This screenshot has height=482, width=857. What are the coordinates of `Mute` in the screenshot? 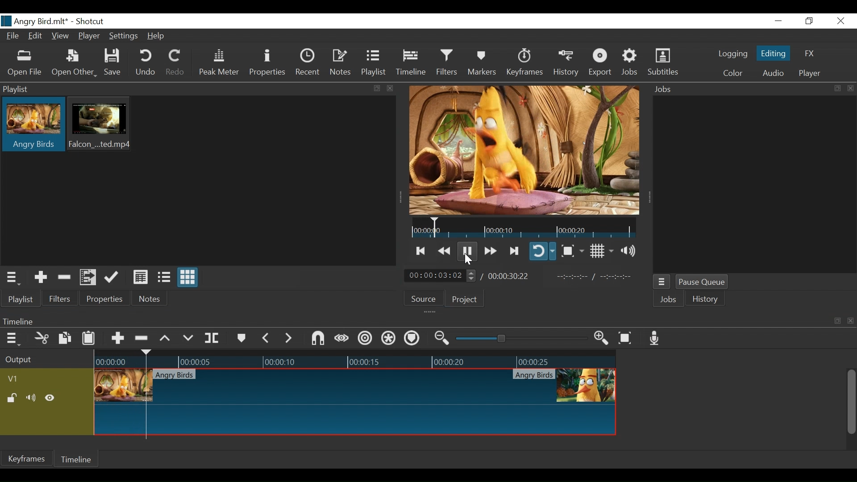 It's located at (32, 399).